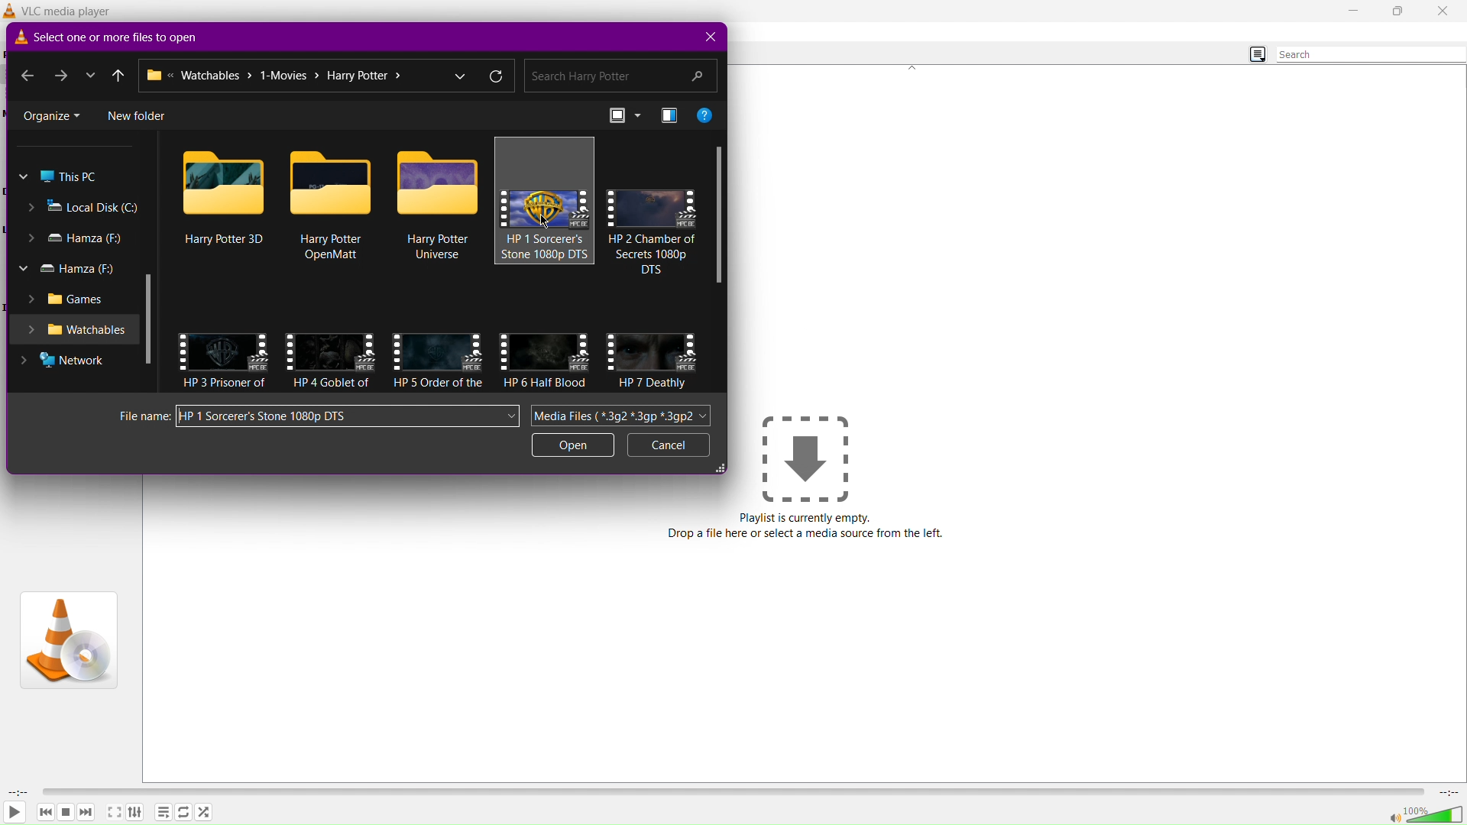  What do you see at coordinates (546, 351) in the screenshot?
I see `video file` at bounding box center [546, 351].